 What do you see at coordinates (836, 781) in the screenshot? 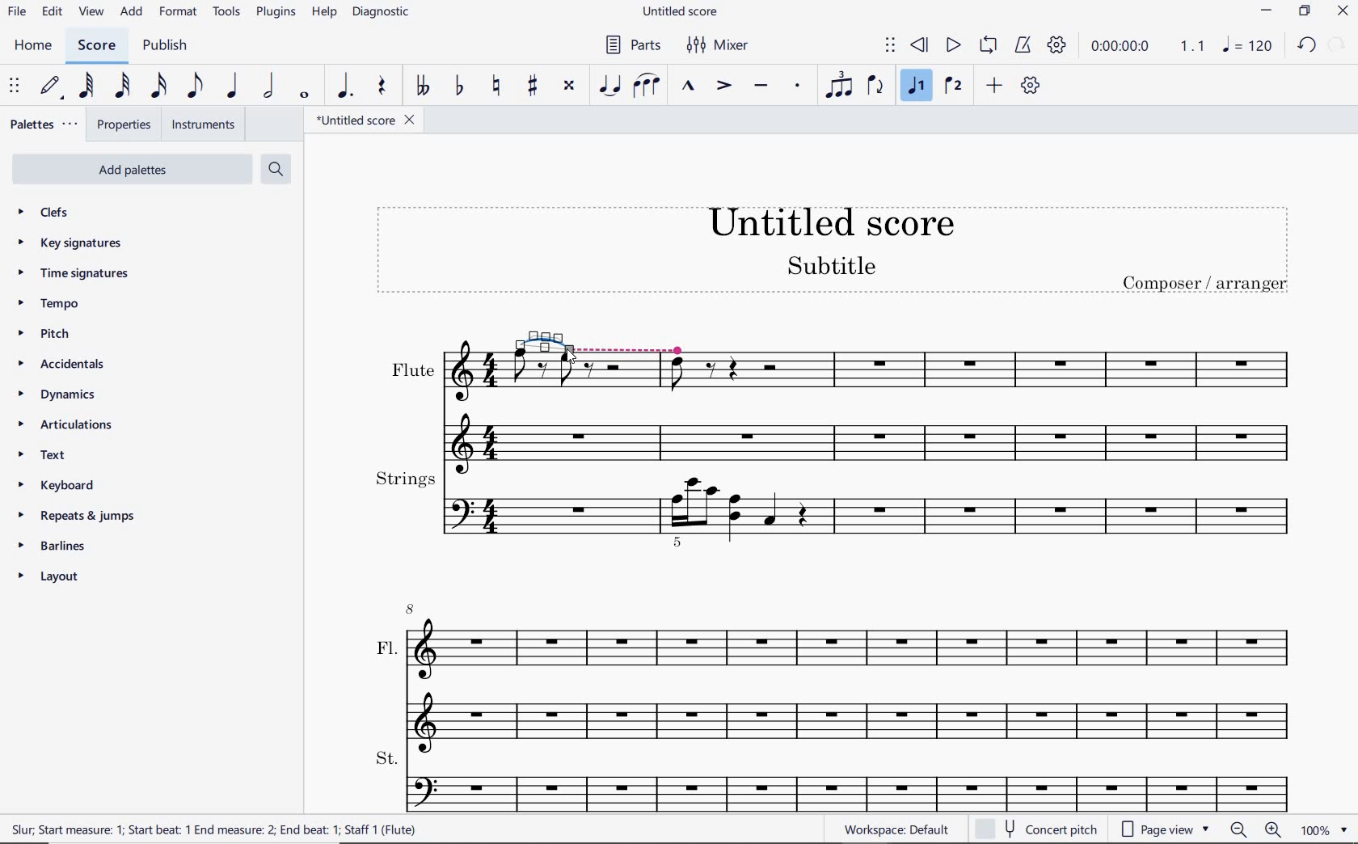
I see `St.` at bounding box center [836, 781].